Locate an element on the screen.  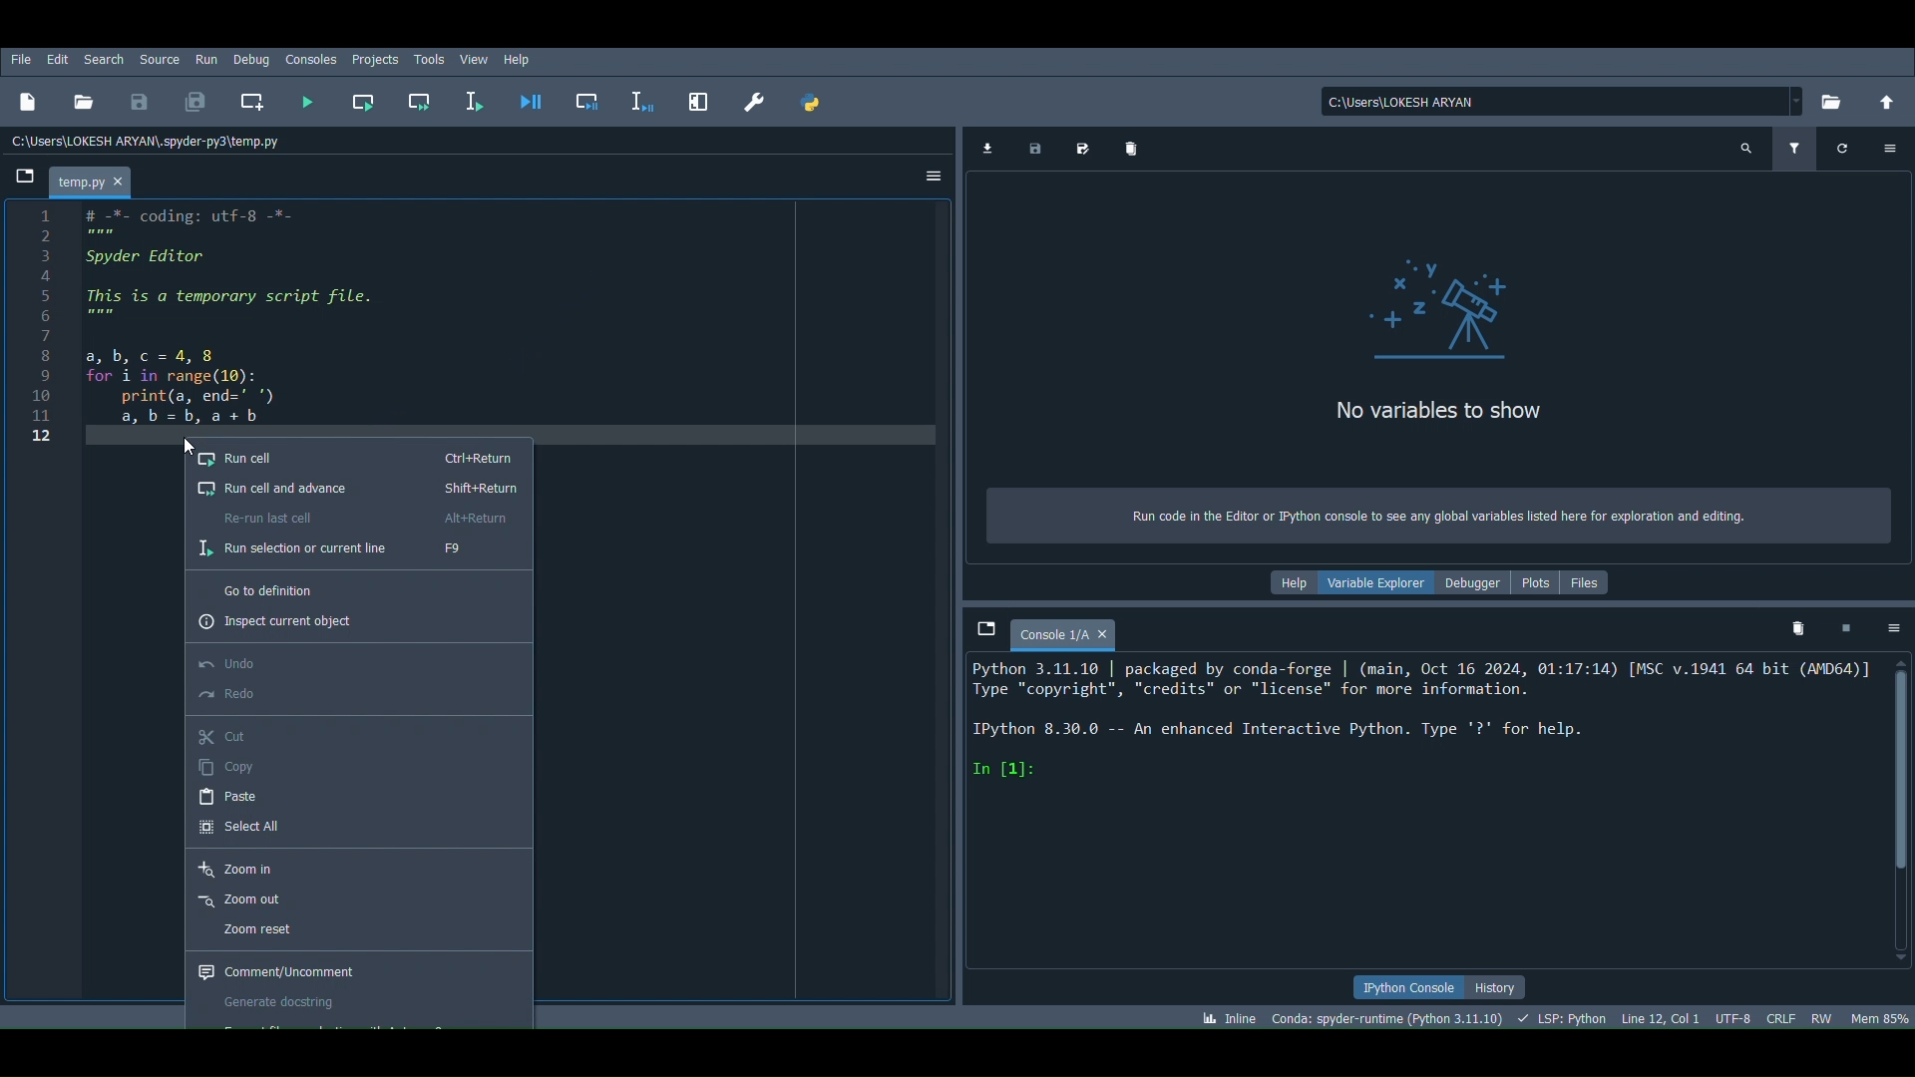
Run code in the Editor or Python console to see any global variables listed here for exploration and editing. is located at coordinates (1423, 517).